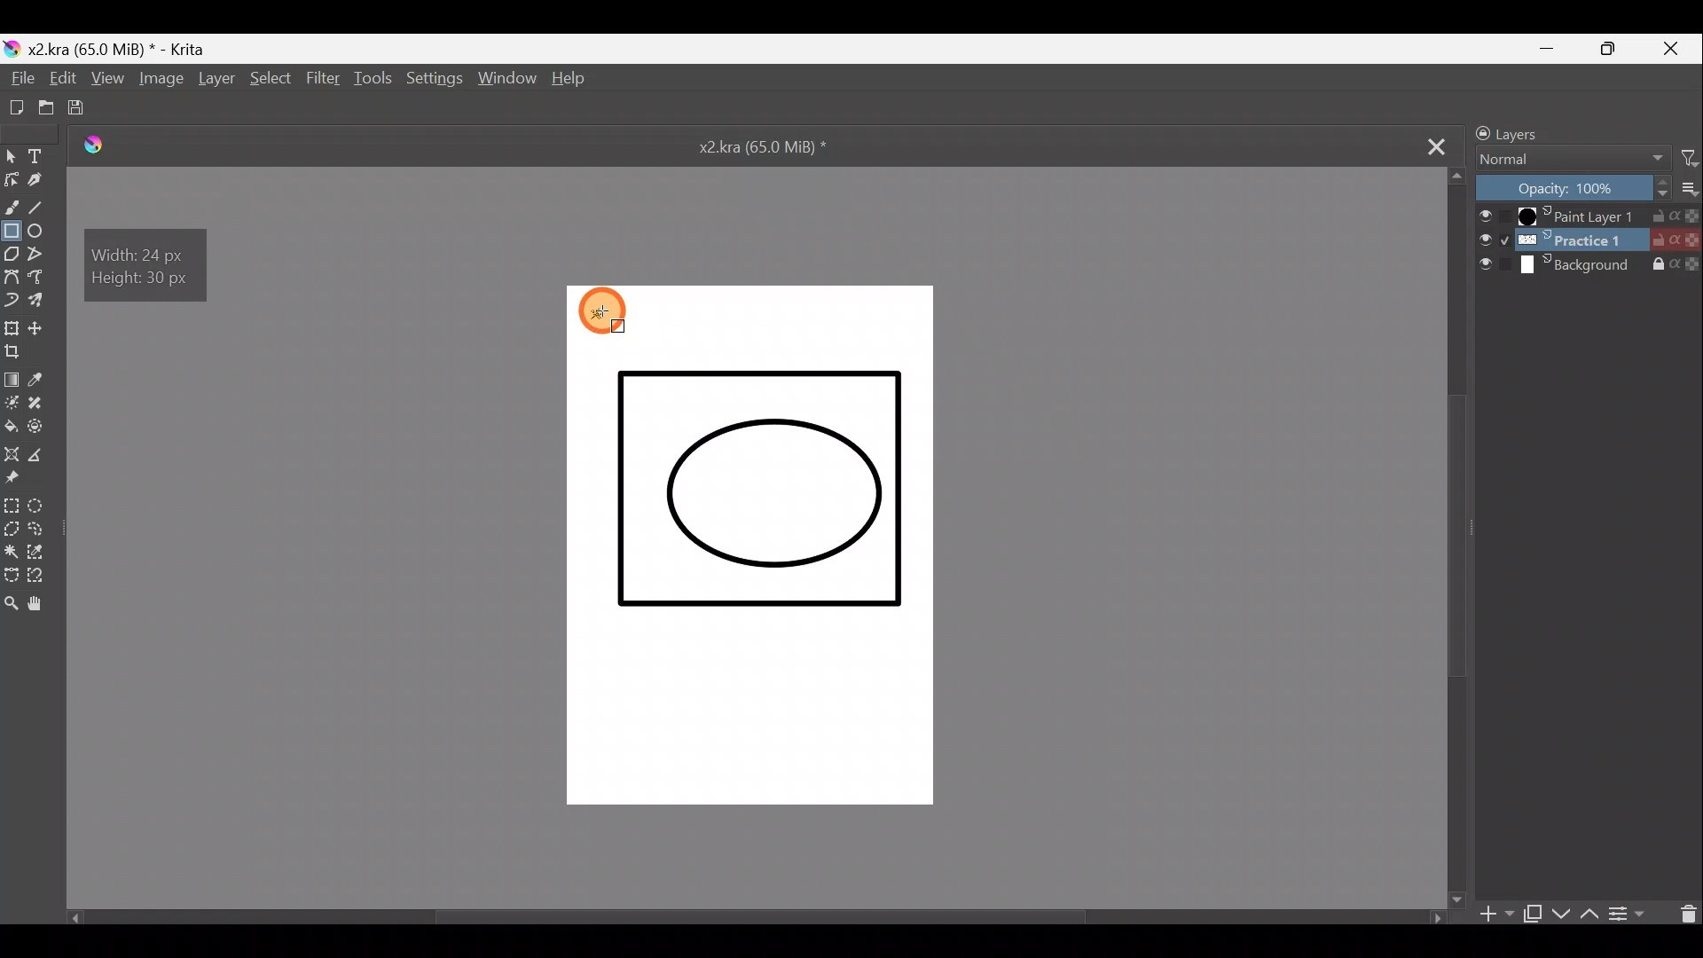  I want to click on Fill a contiguous area of colour with colour/fill a selection, so click(12, 426).